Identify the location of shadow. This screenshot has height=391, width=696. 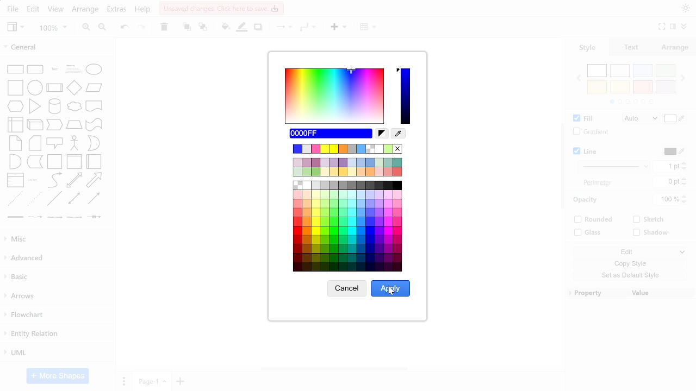
(258, 28).